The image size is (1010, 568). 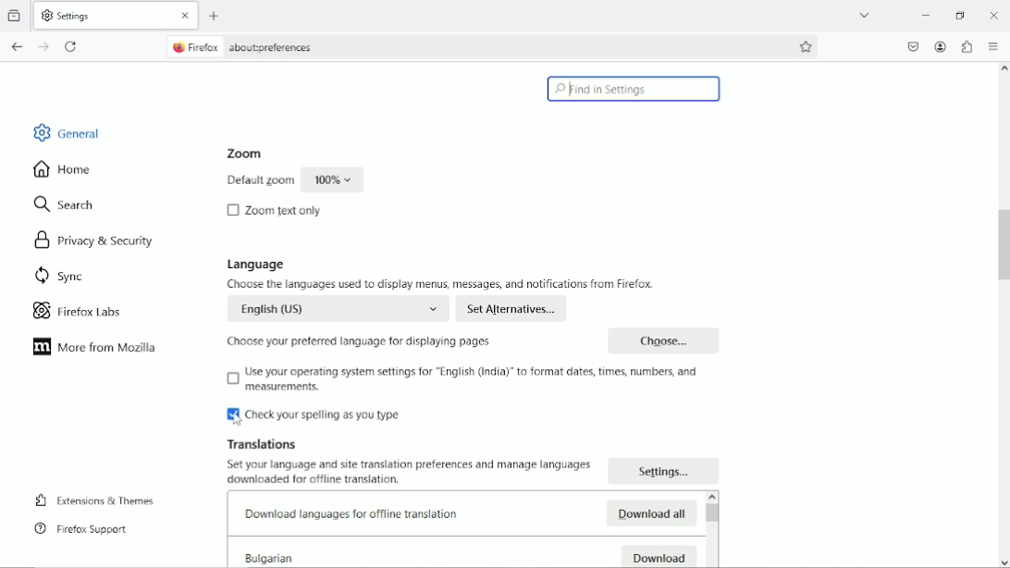 I want to click on Settings, so click(x=670, y=472).